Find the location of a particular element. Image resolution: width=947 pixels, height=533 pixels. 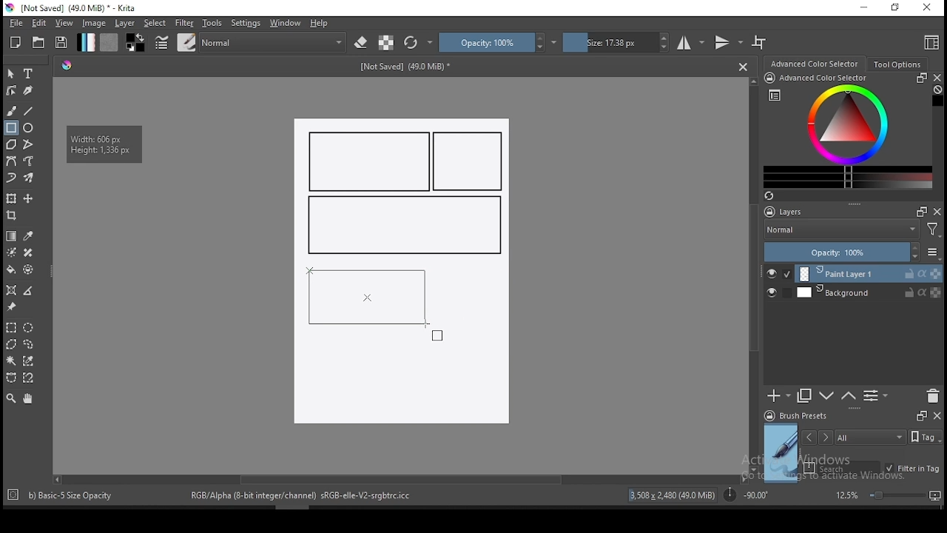

reload original preset is located at coordinates (419, 42).